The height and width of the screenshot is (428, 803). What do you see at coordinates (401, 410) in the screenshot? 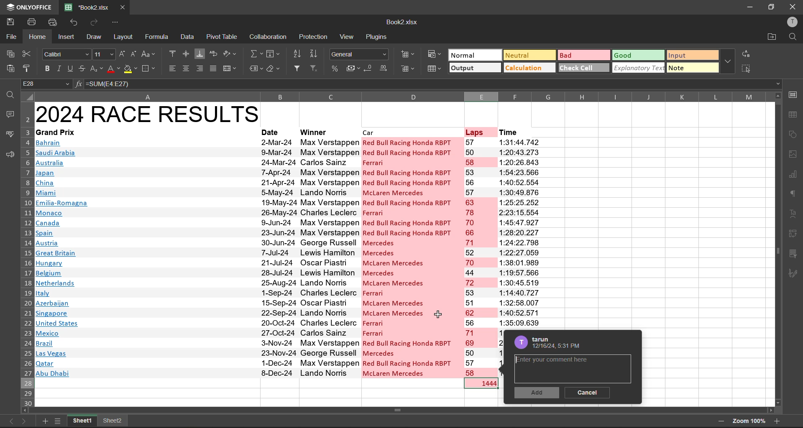
I see `scrollbar` at bounding box center [401, 410].